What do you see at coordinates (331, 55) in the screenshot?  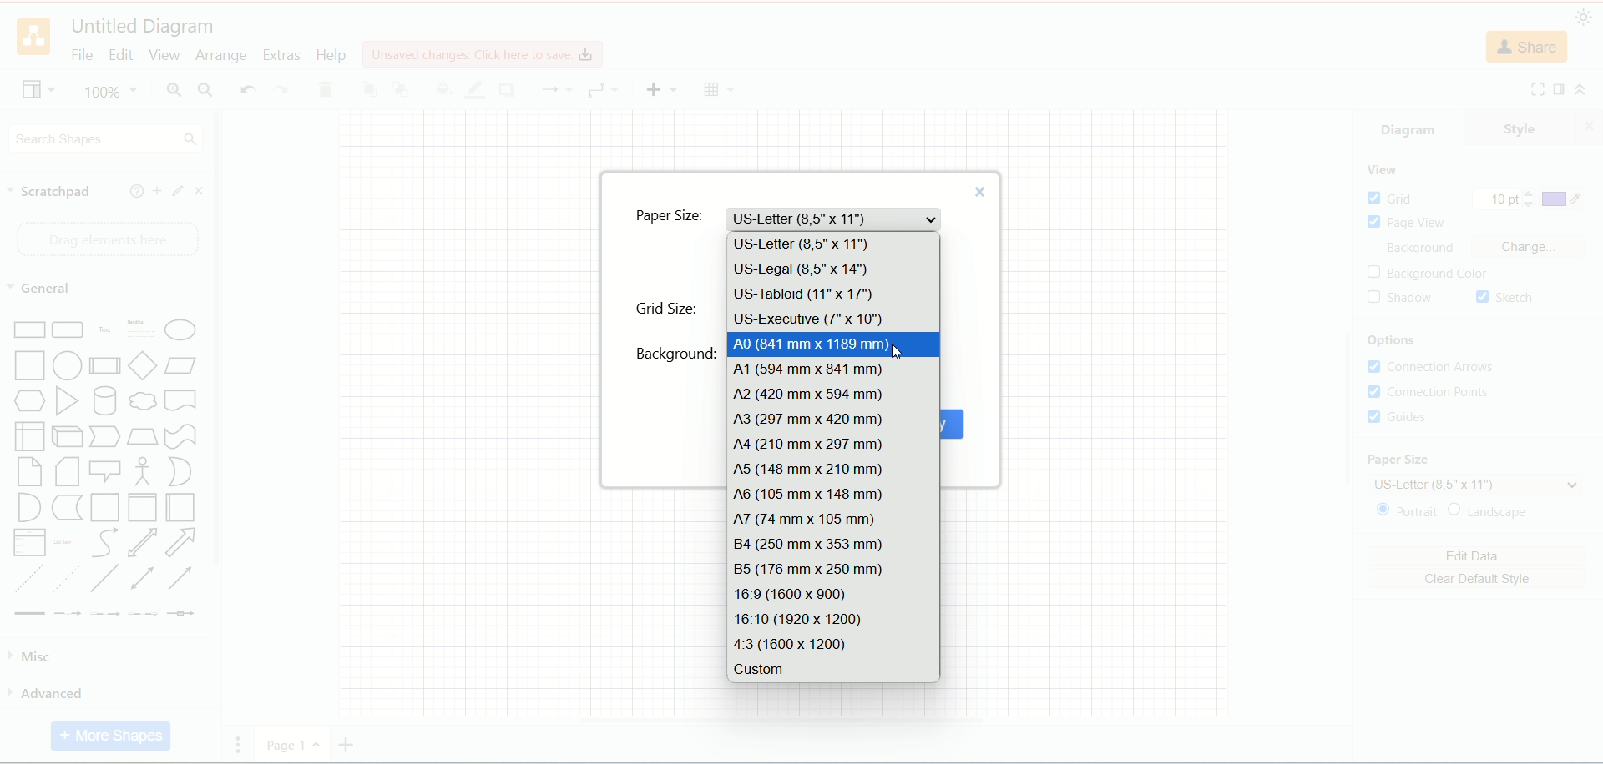 I see `help` at bounding box center [331, 55].